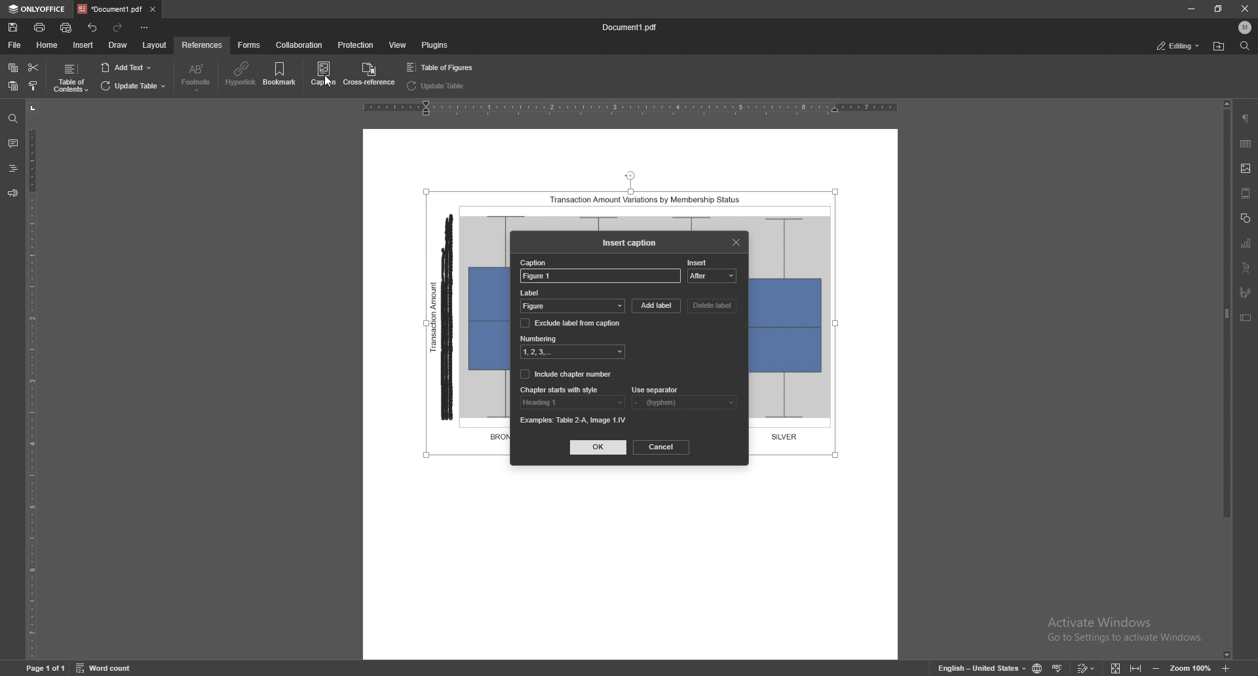  Describe the element at coordinates (1191, 667) in the screenshot. I see `zoom` at that location.